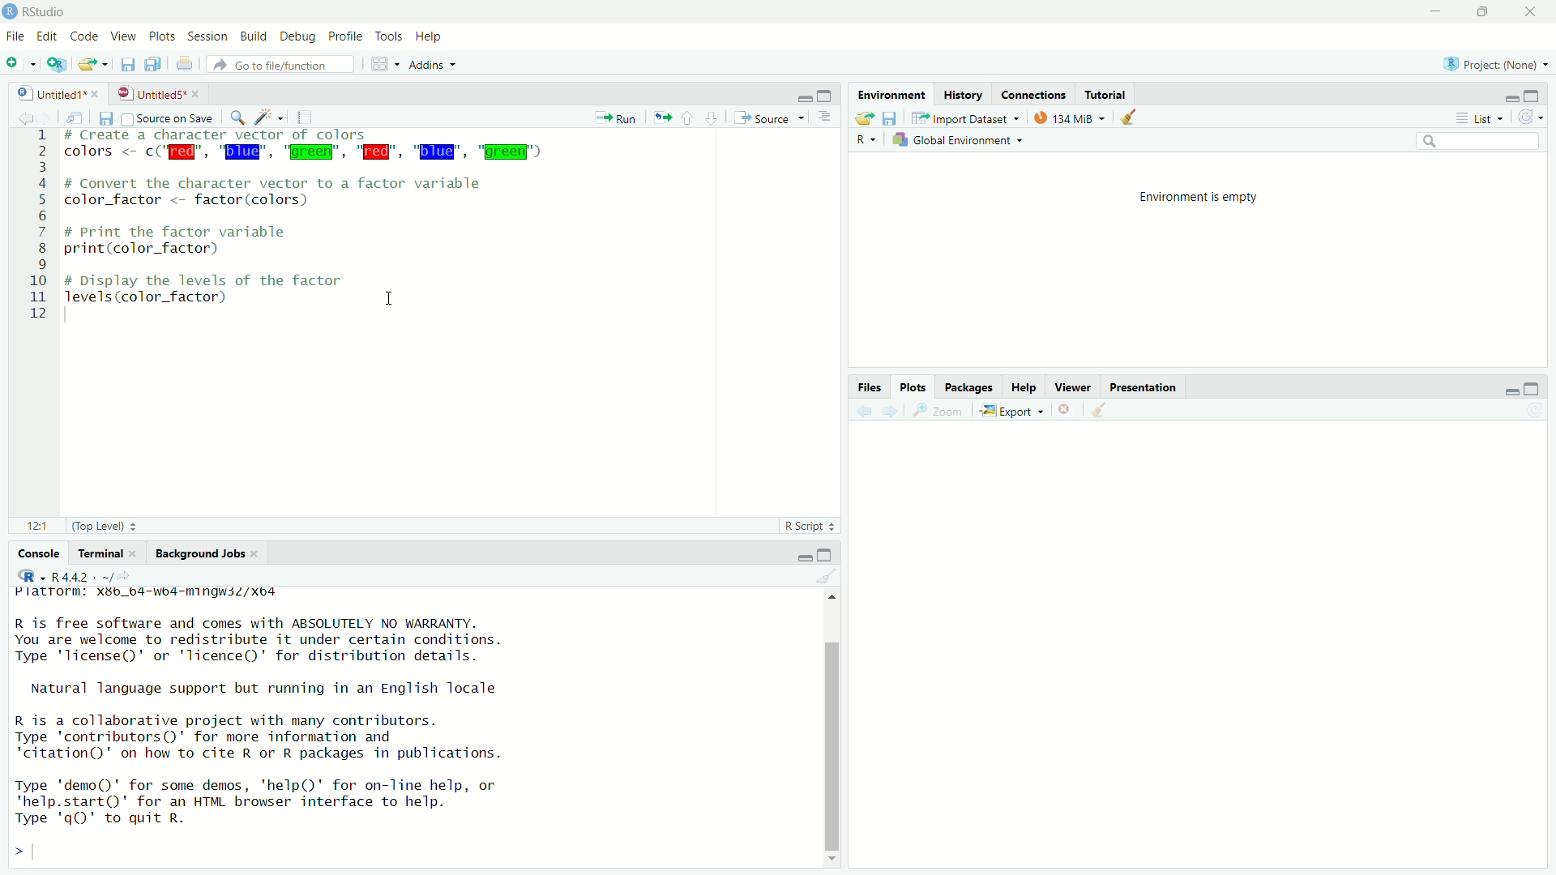 Image resolution: width=1556 pixels, height=875 pixels. I want to click on next plot, so click(888, 410).